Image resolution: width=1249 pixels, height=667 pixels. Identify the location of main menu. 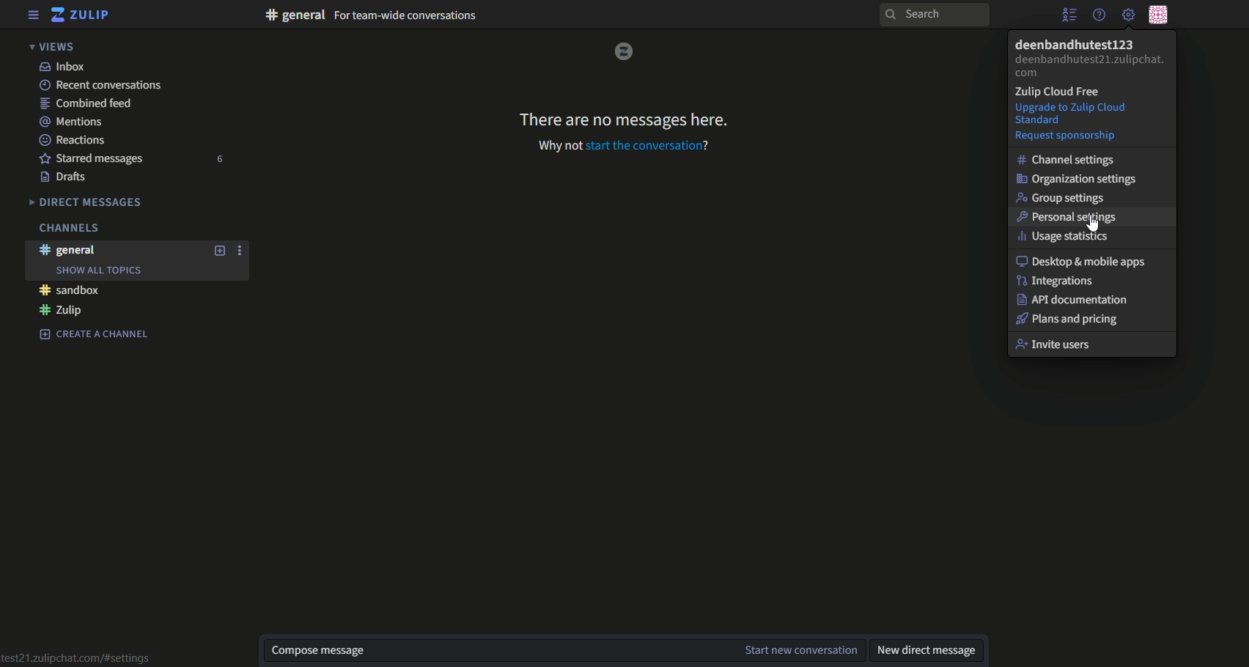
(1127, 14).